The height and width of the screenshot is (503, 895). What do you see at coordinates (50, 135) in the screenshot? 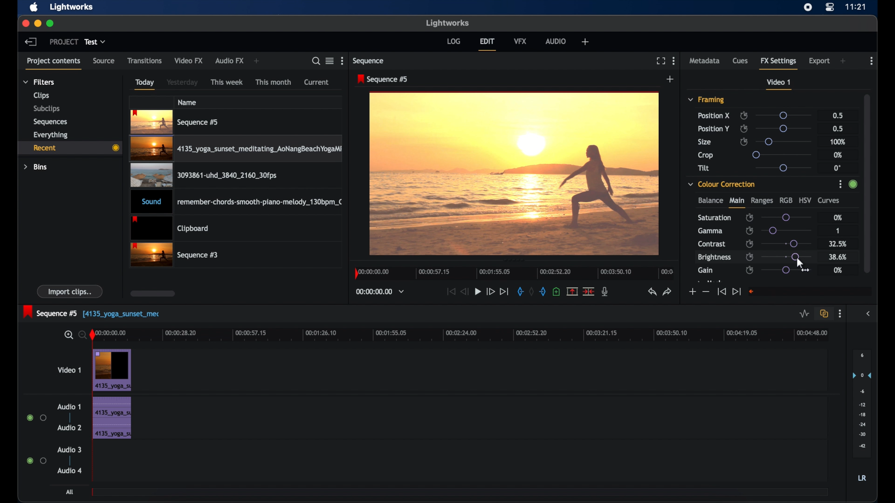
I see `everything` at bounding box center [50, 135].